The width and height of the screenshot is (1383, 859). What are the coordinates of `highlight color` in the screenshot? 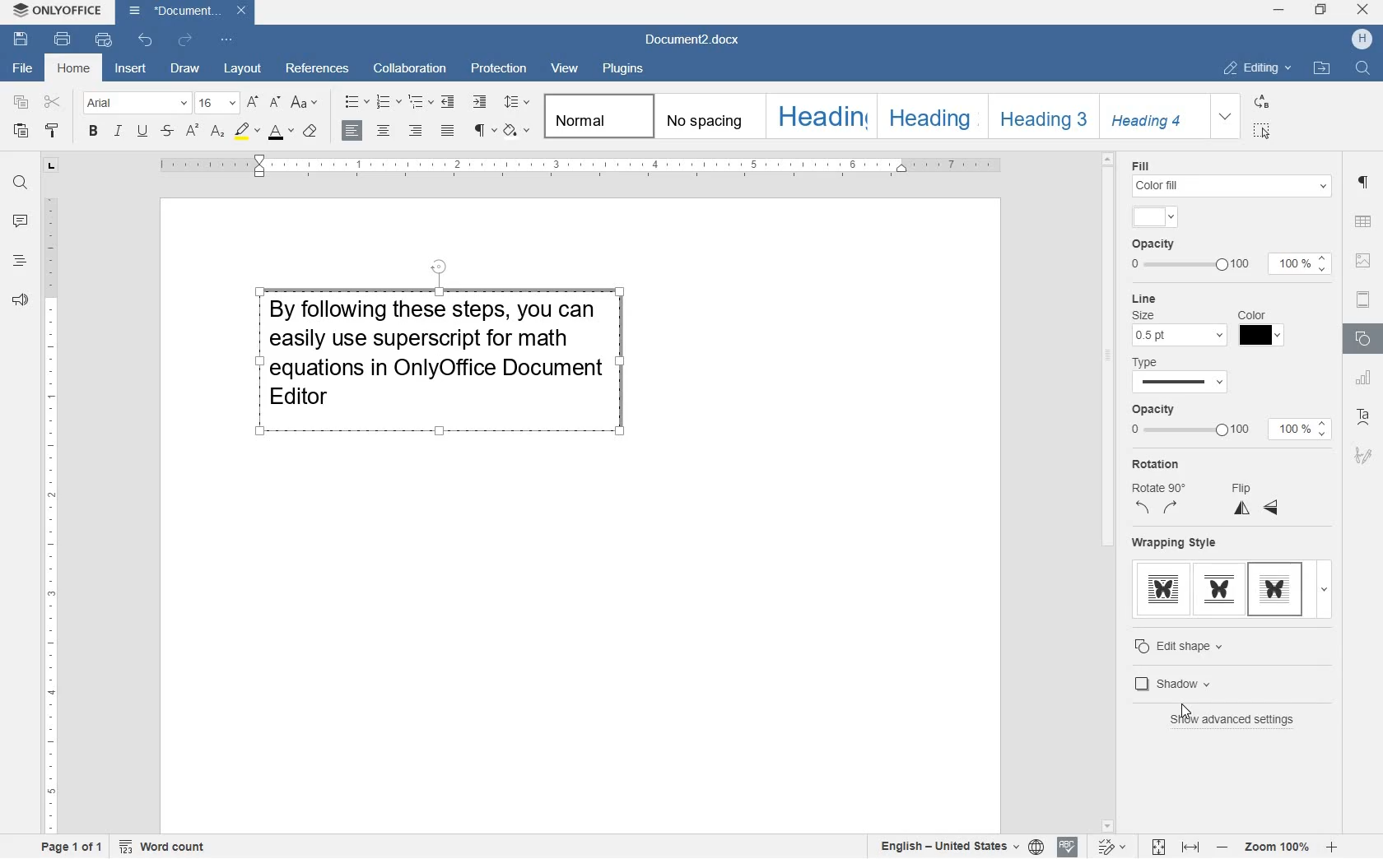 It's located at (246, 132).